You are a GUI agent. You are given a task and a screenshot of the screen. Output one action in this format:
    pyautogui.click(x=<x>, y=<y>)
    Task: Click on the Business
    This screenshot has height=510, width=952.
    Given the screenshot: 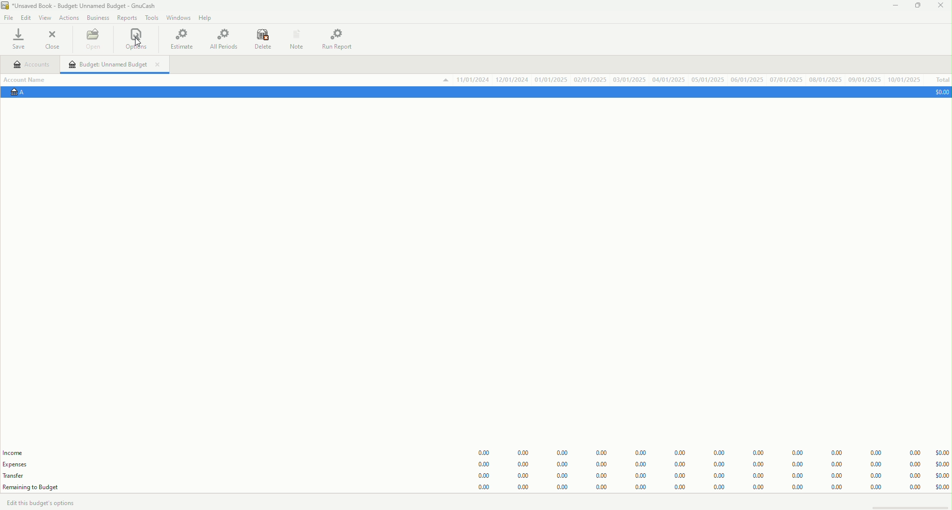 What is the action you would take?
    pyautogui.click(x=98, y=17)
    